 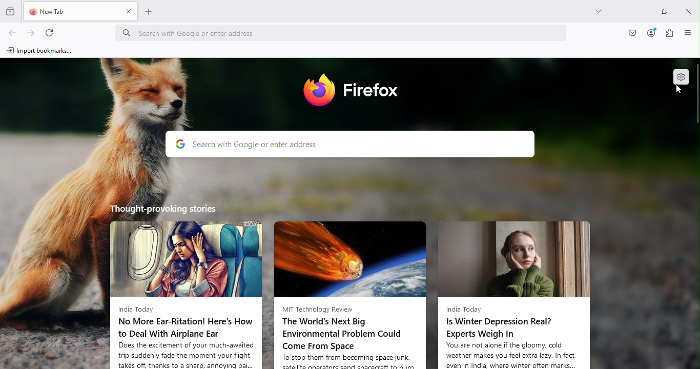 I want to click on Add a new tab, so click(x=151, y=14).